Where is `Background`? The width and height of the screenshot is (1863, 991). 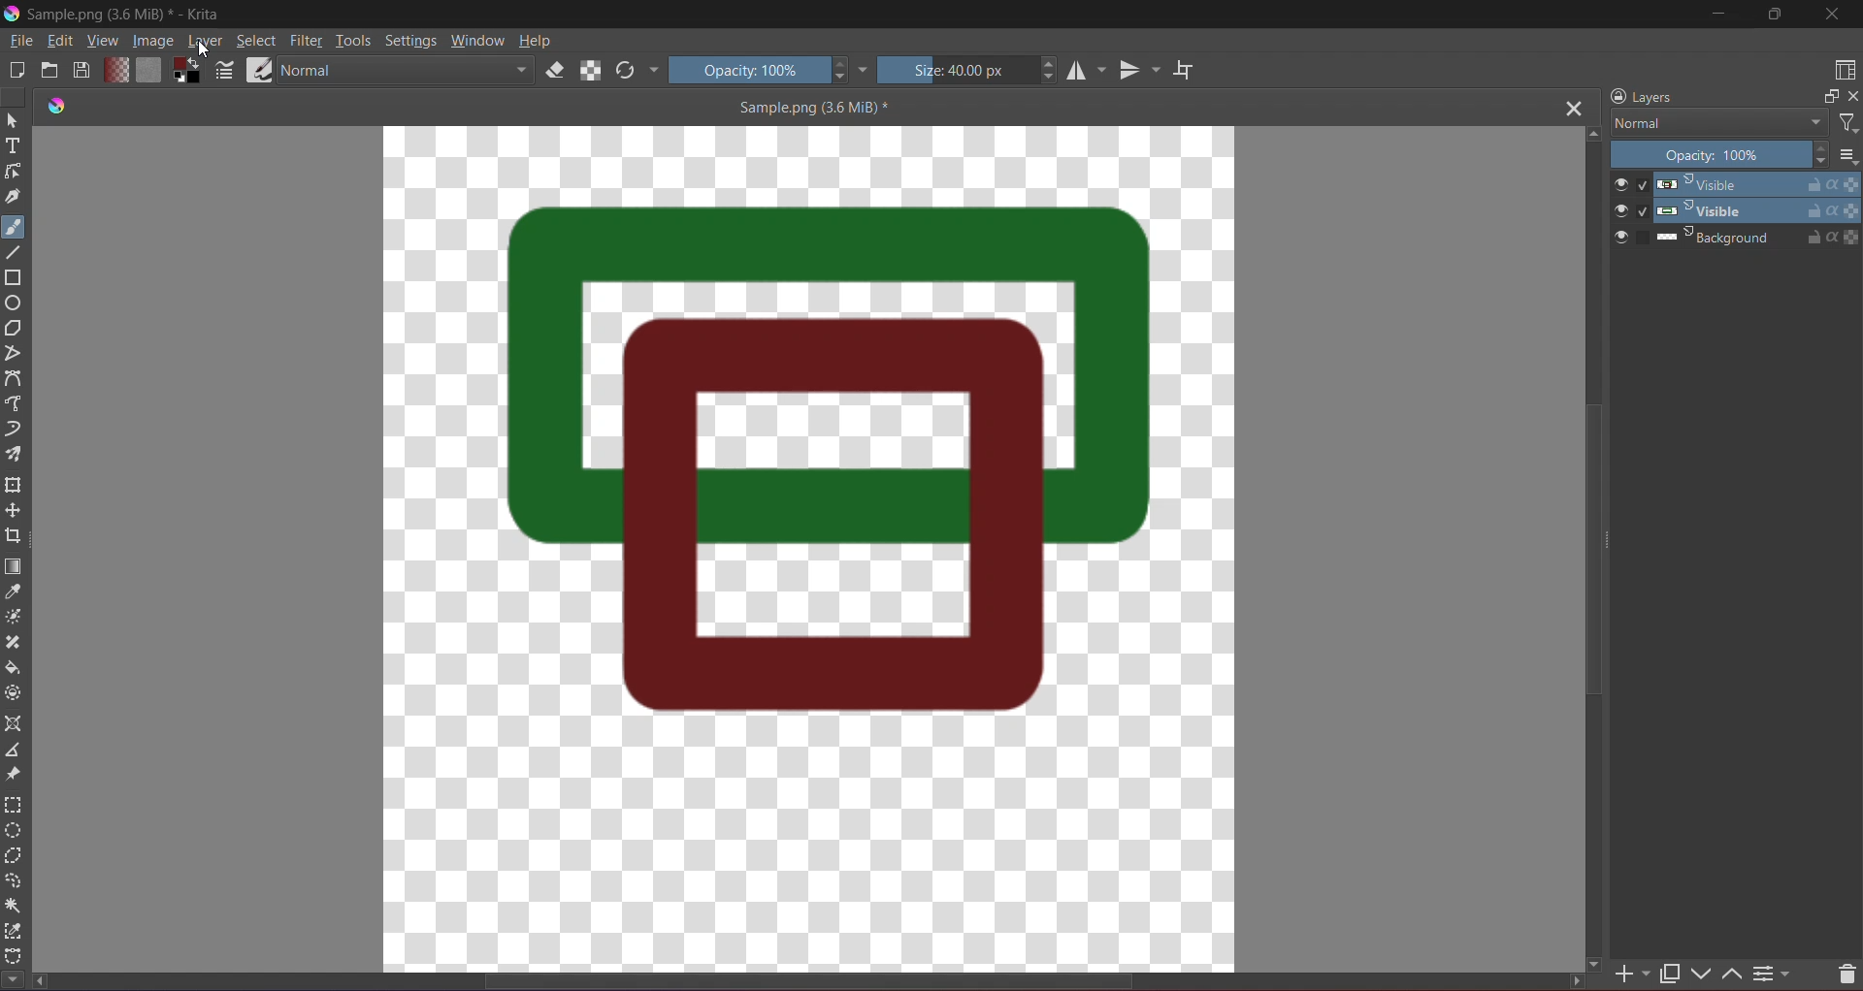 Background is located at coordinates (1737, 238).